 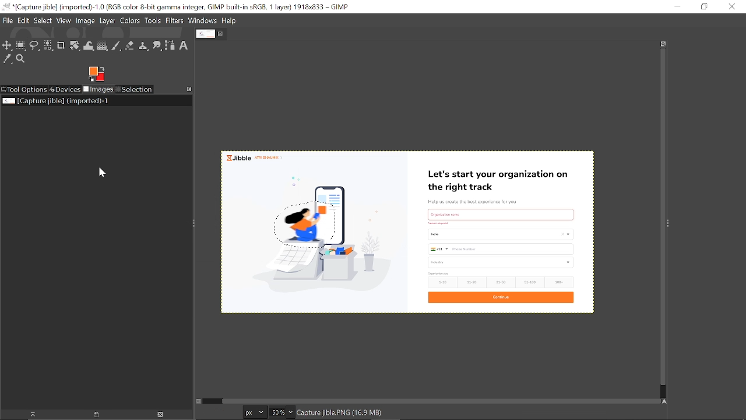 What do you see at coordinates (732, 6) in the screenshot?
I see `Close` at bounding box center [732, 6].